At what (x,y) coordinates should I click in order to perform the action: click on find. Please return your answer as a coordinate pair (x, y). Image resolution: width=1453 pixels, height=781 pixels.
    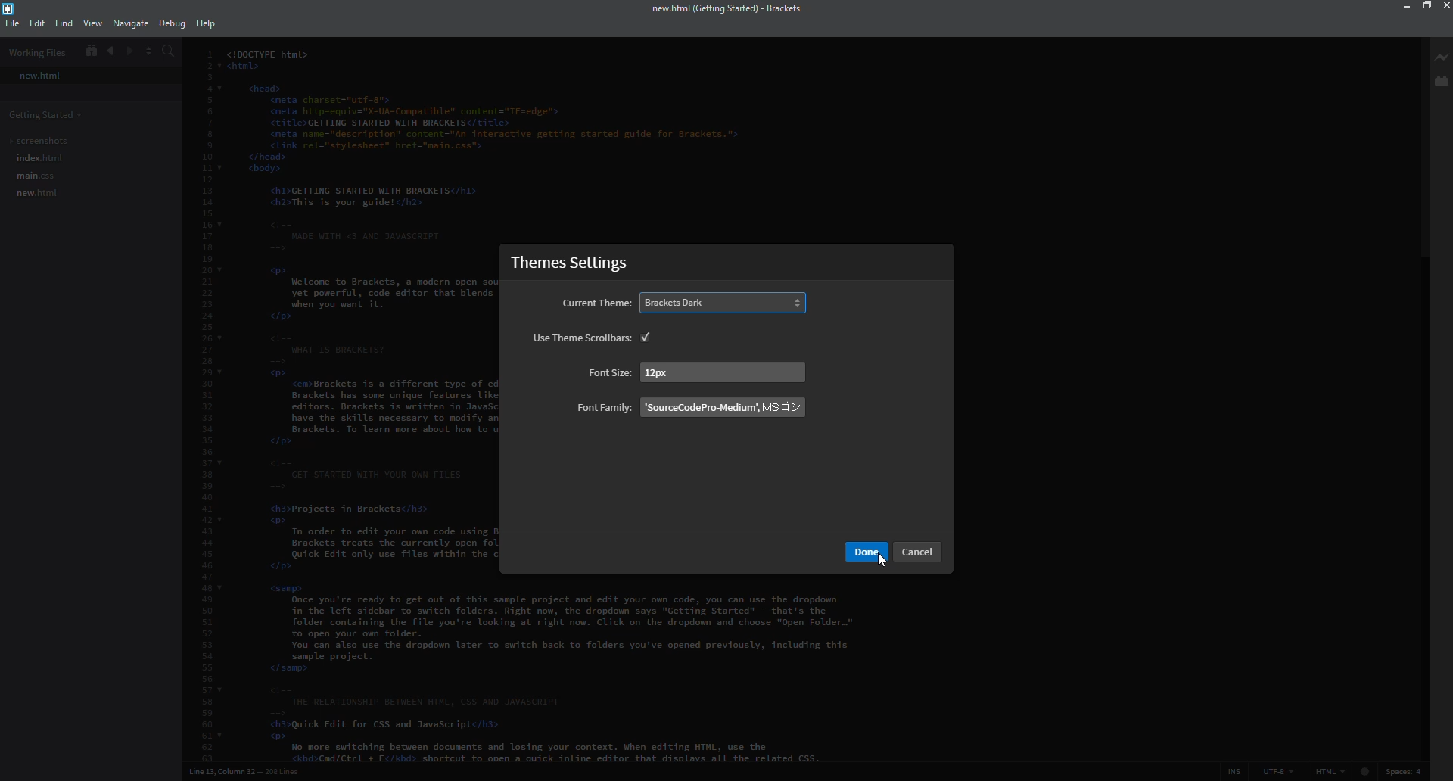
    Looking at the image, I should click on (63, 23).